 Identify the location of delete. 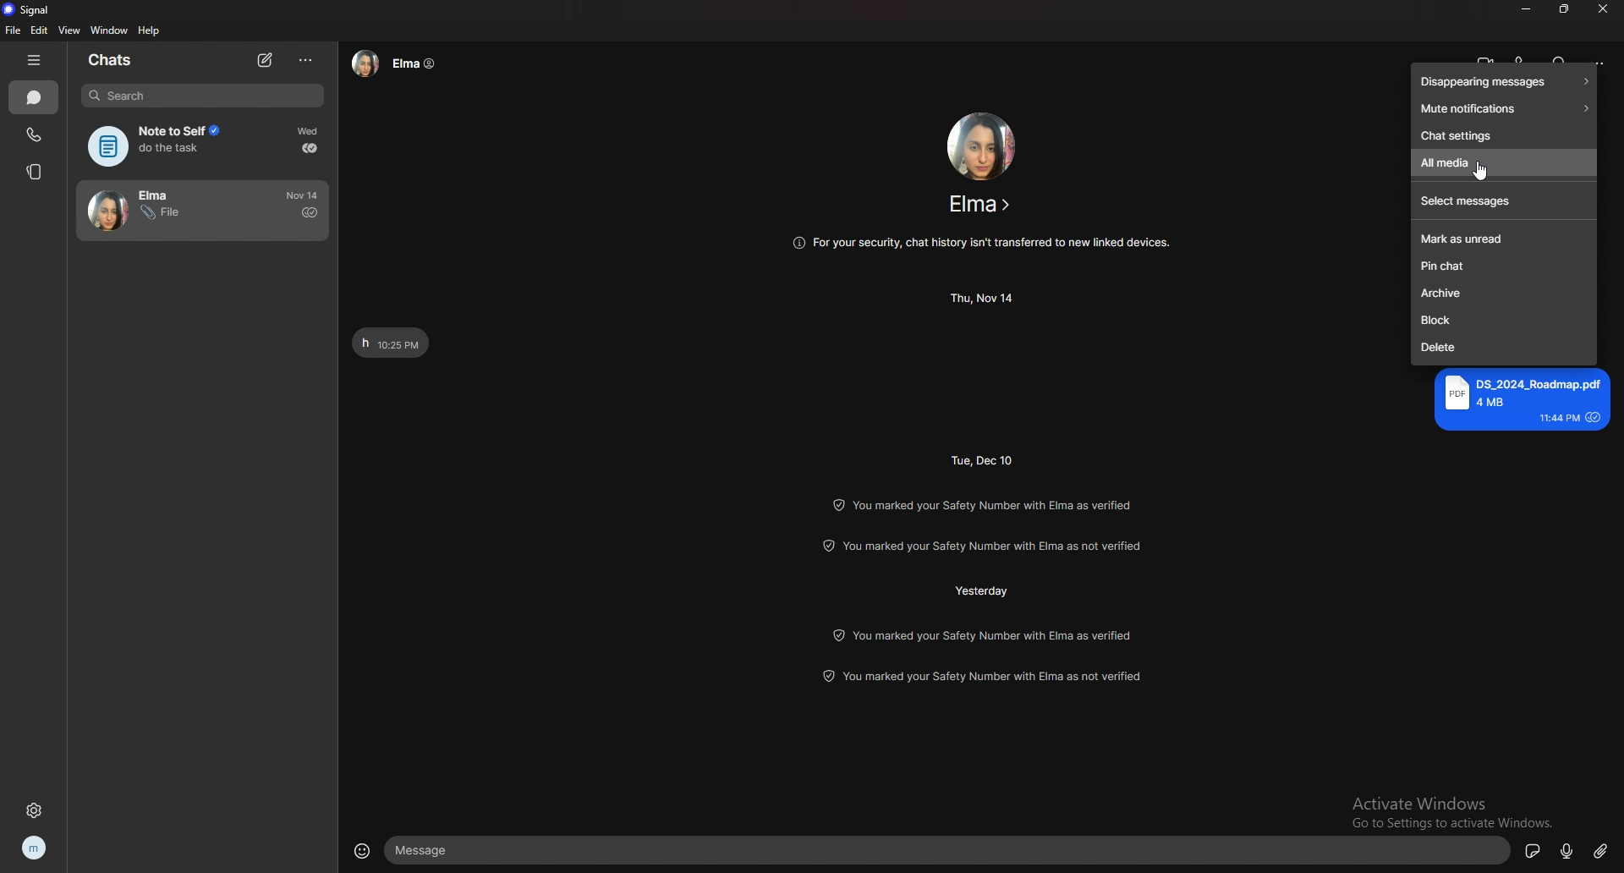
(1505, 349).